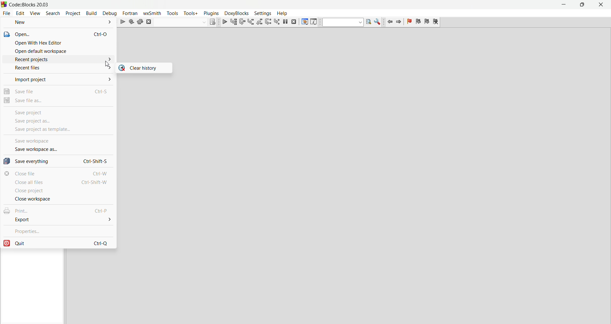  I want to click on close file, so click(59, 173).